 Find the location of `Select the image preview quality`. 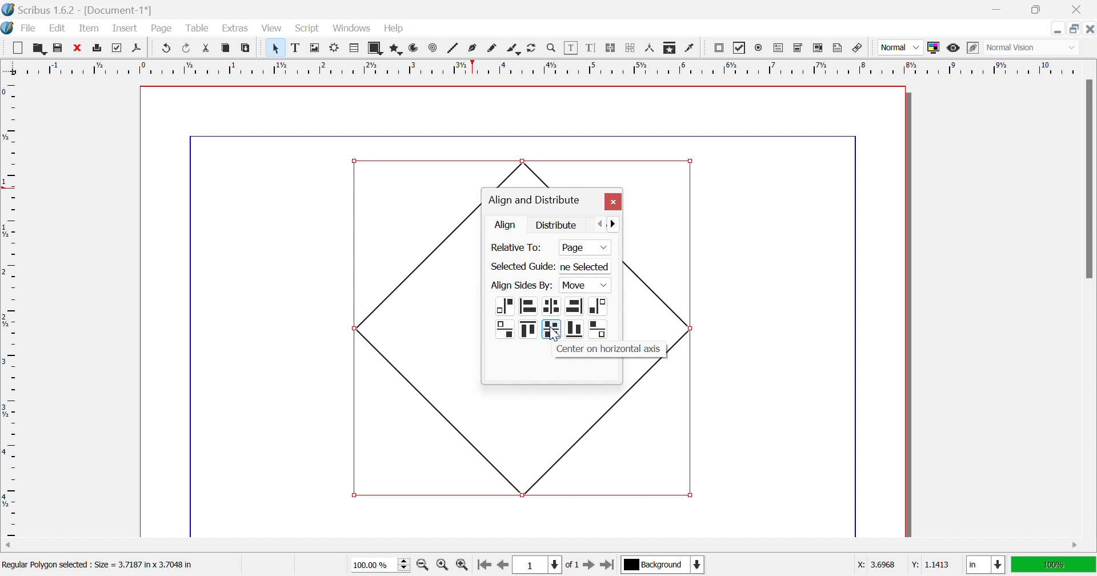

Select the image preview quality is located at coordinates (900, 47).